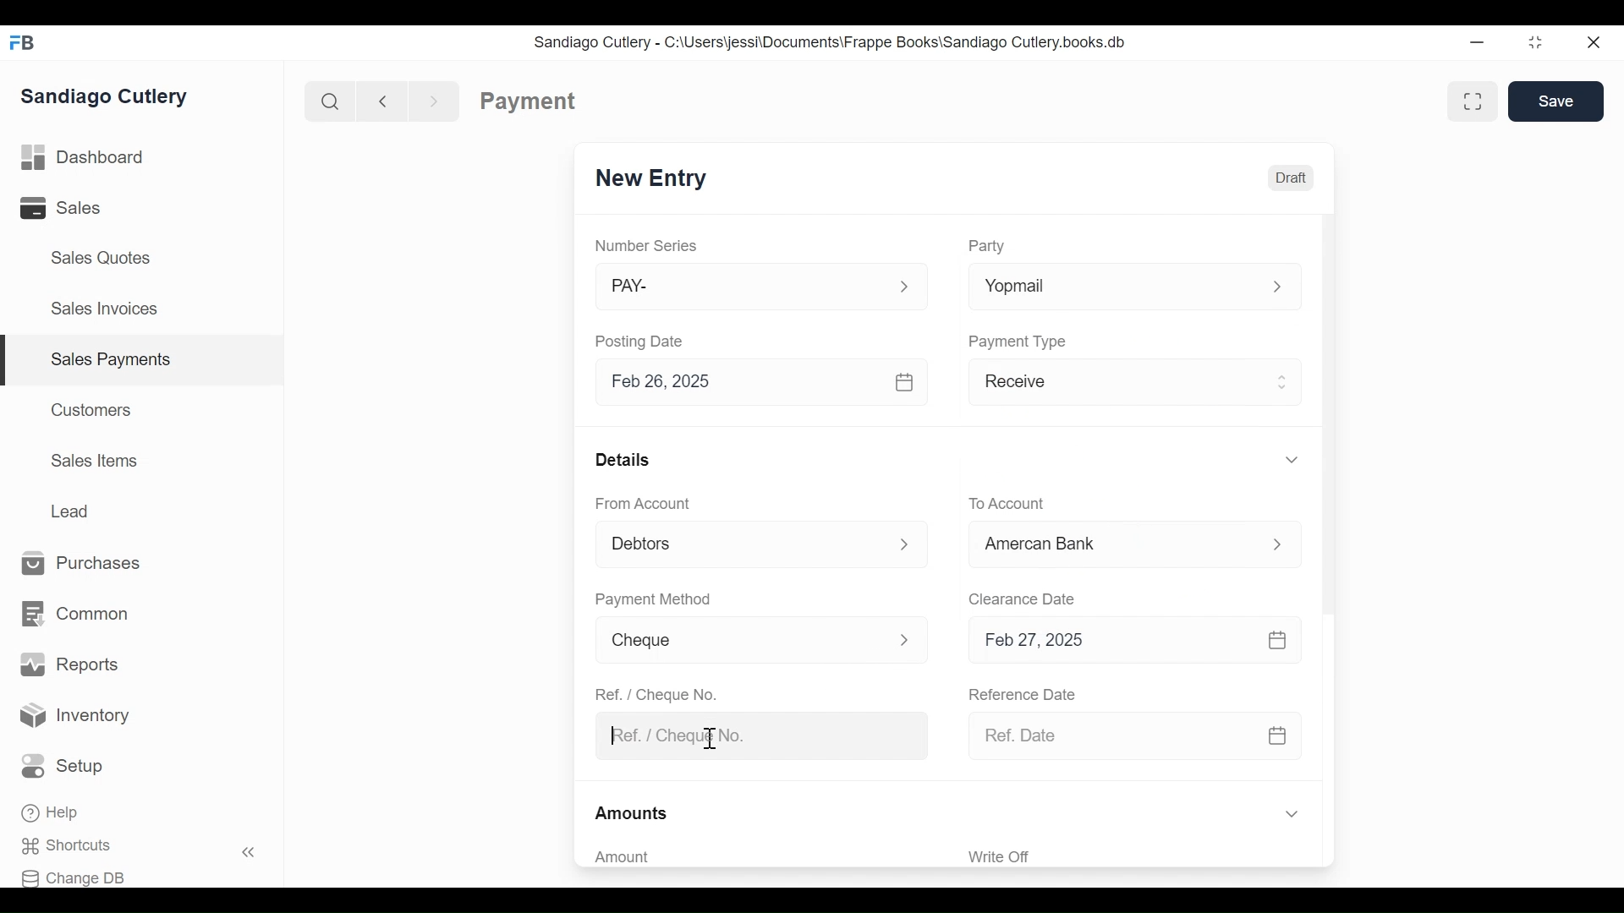  Describe the element at coordinates (1595, 42) in the screenshot. I see `Close ` at that location.